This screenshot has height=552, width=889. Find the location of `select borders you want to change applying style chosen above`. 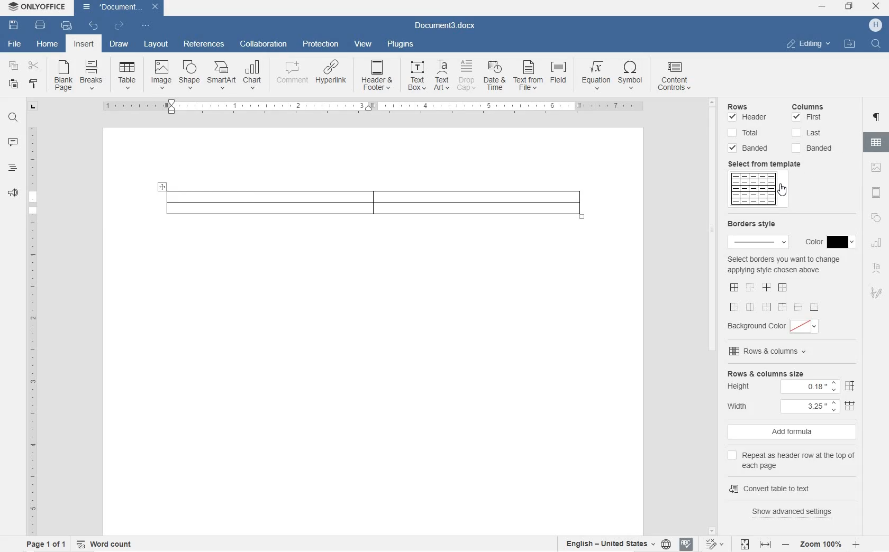

select borders you want to change applying style chosen above is located at coordinates (783, 265).